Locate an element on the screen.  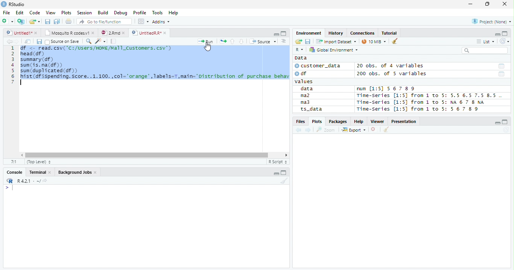
data is located at coordinates (308, 89).